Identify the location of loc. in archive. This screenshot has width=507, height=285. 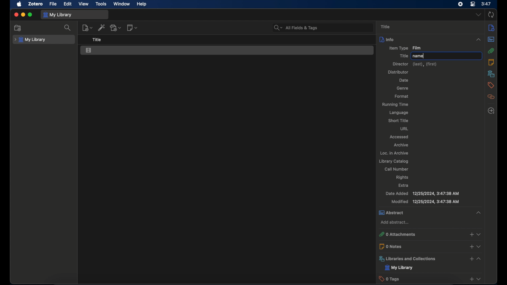
(394, 153).